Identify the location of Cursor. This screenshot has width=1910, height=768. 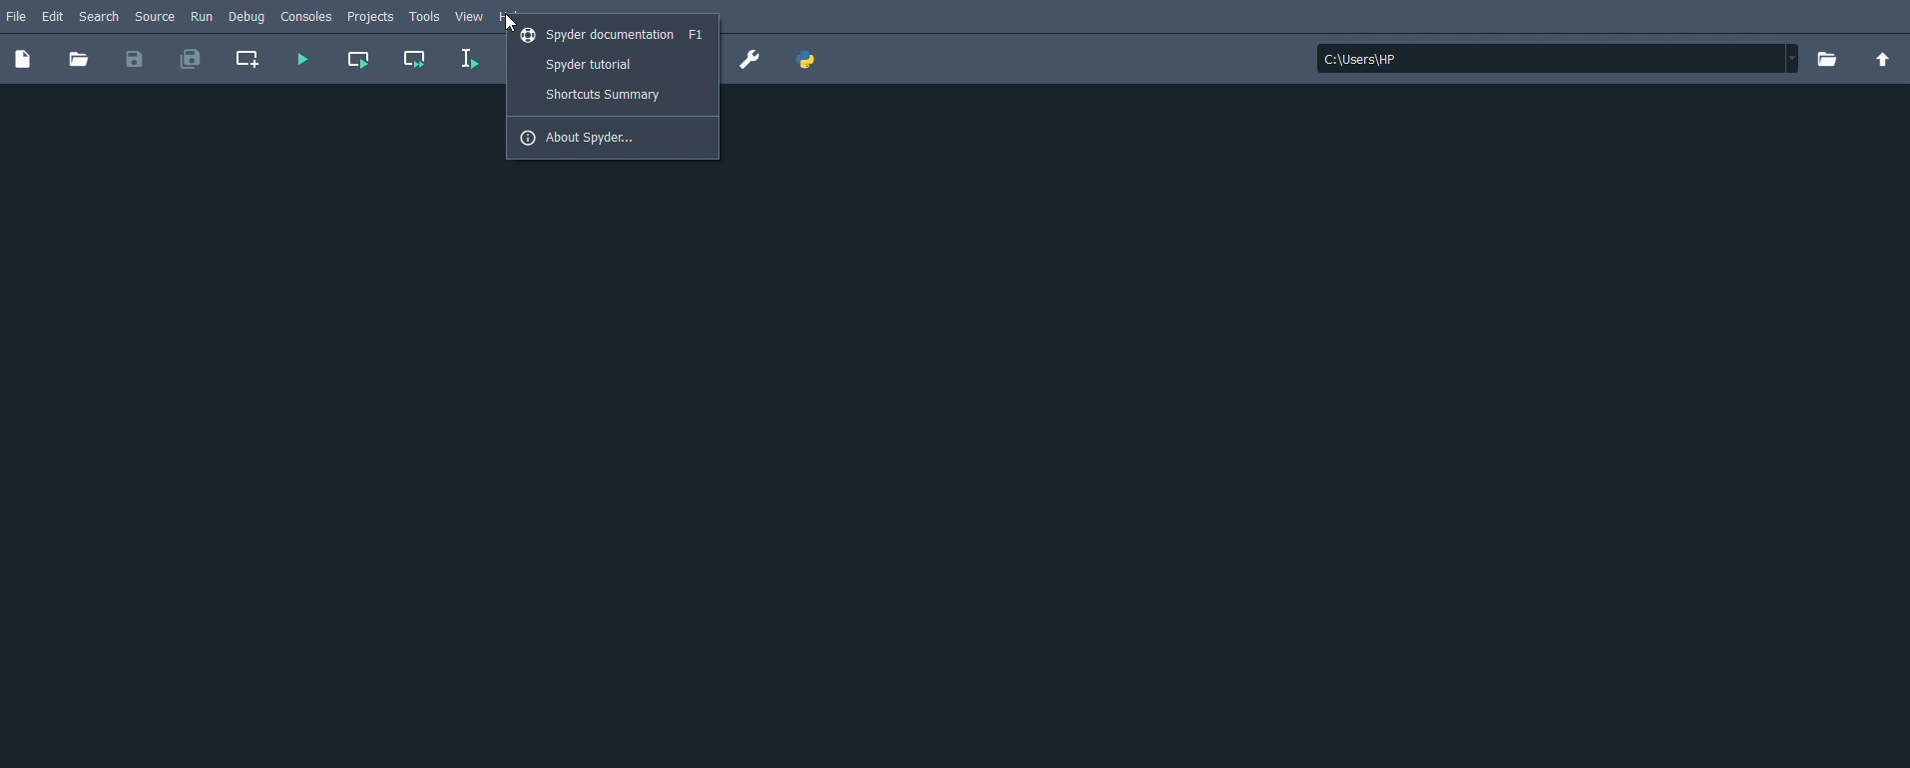
(512, 21).